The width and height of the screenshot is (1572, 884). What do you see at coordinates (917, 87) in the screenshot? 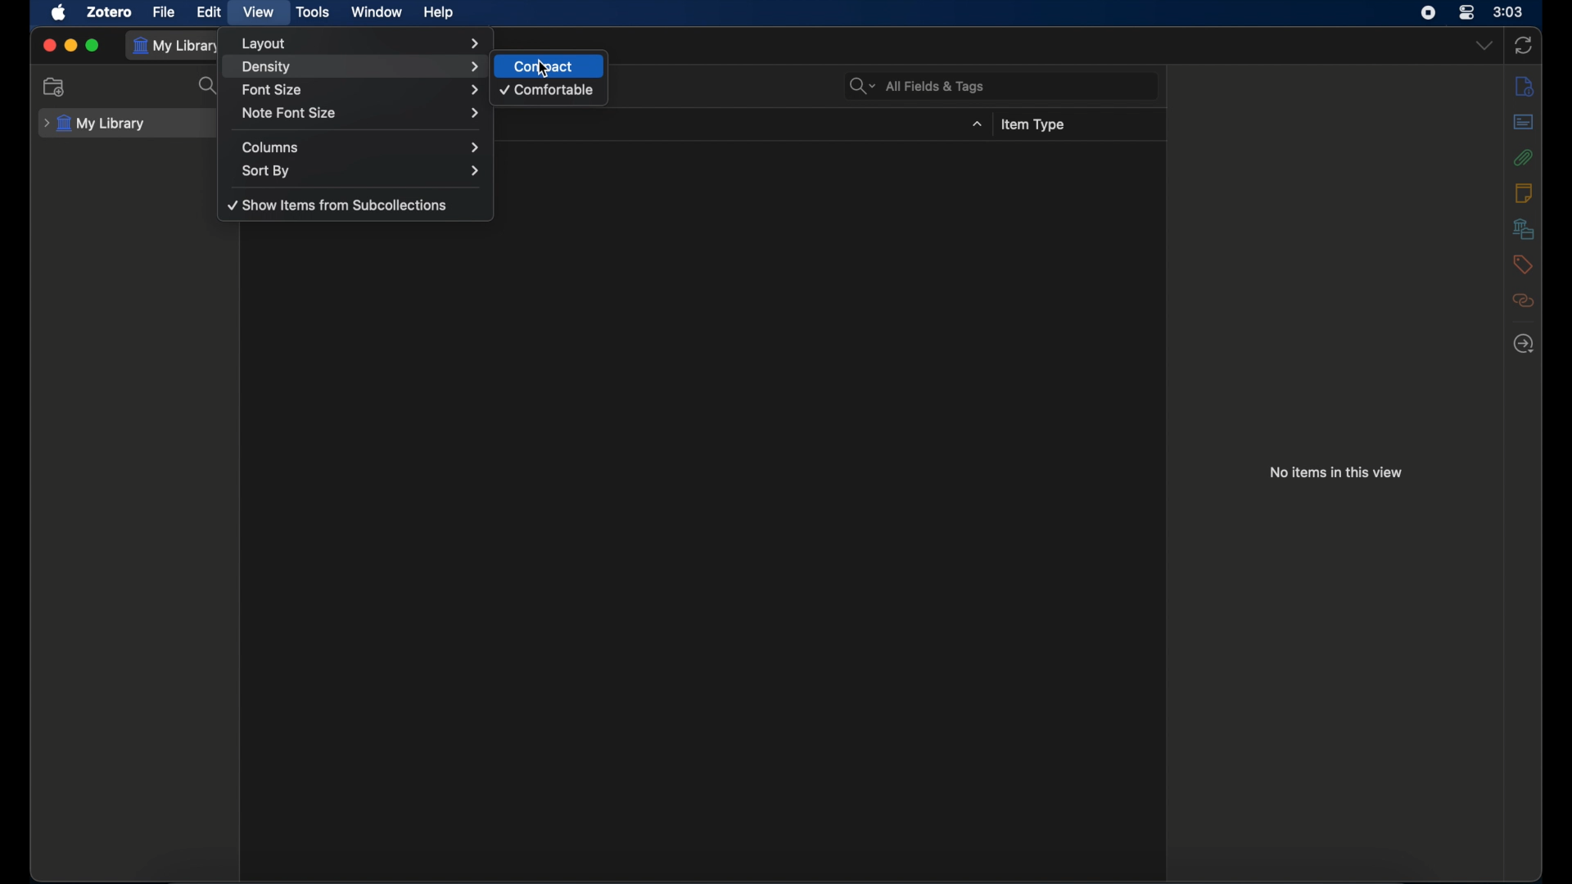
I see `all fields & tags` at bounding box center [917, 87].